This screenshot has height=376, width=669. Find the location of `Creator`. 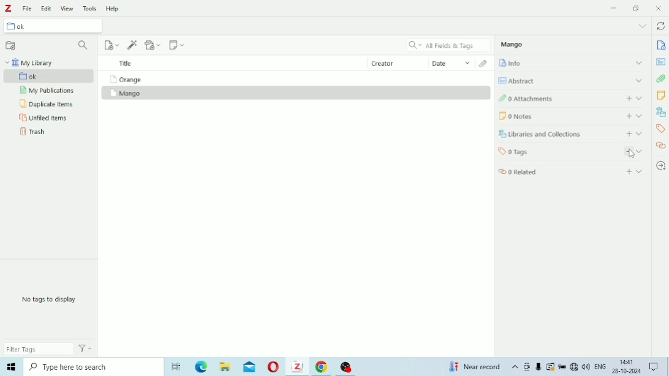

Creator is located at coordinates (398, 62).